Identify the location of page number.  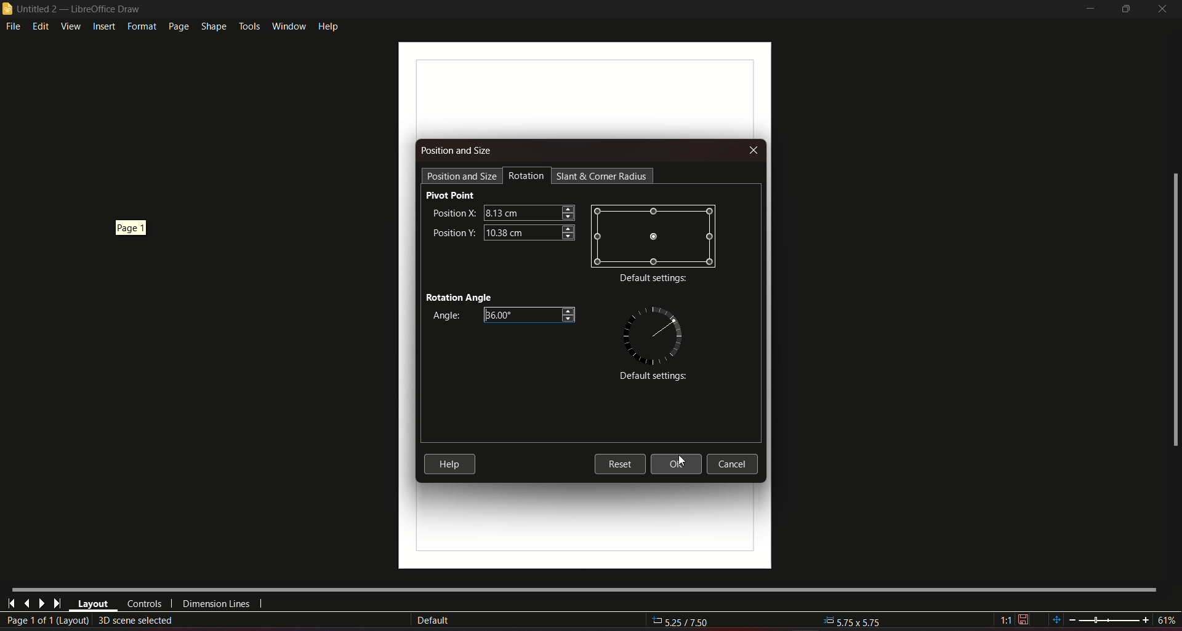
(47, 621).